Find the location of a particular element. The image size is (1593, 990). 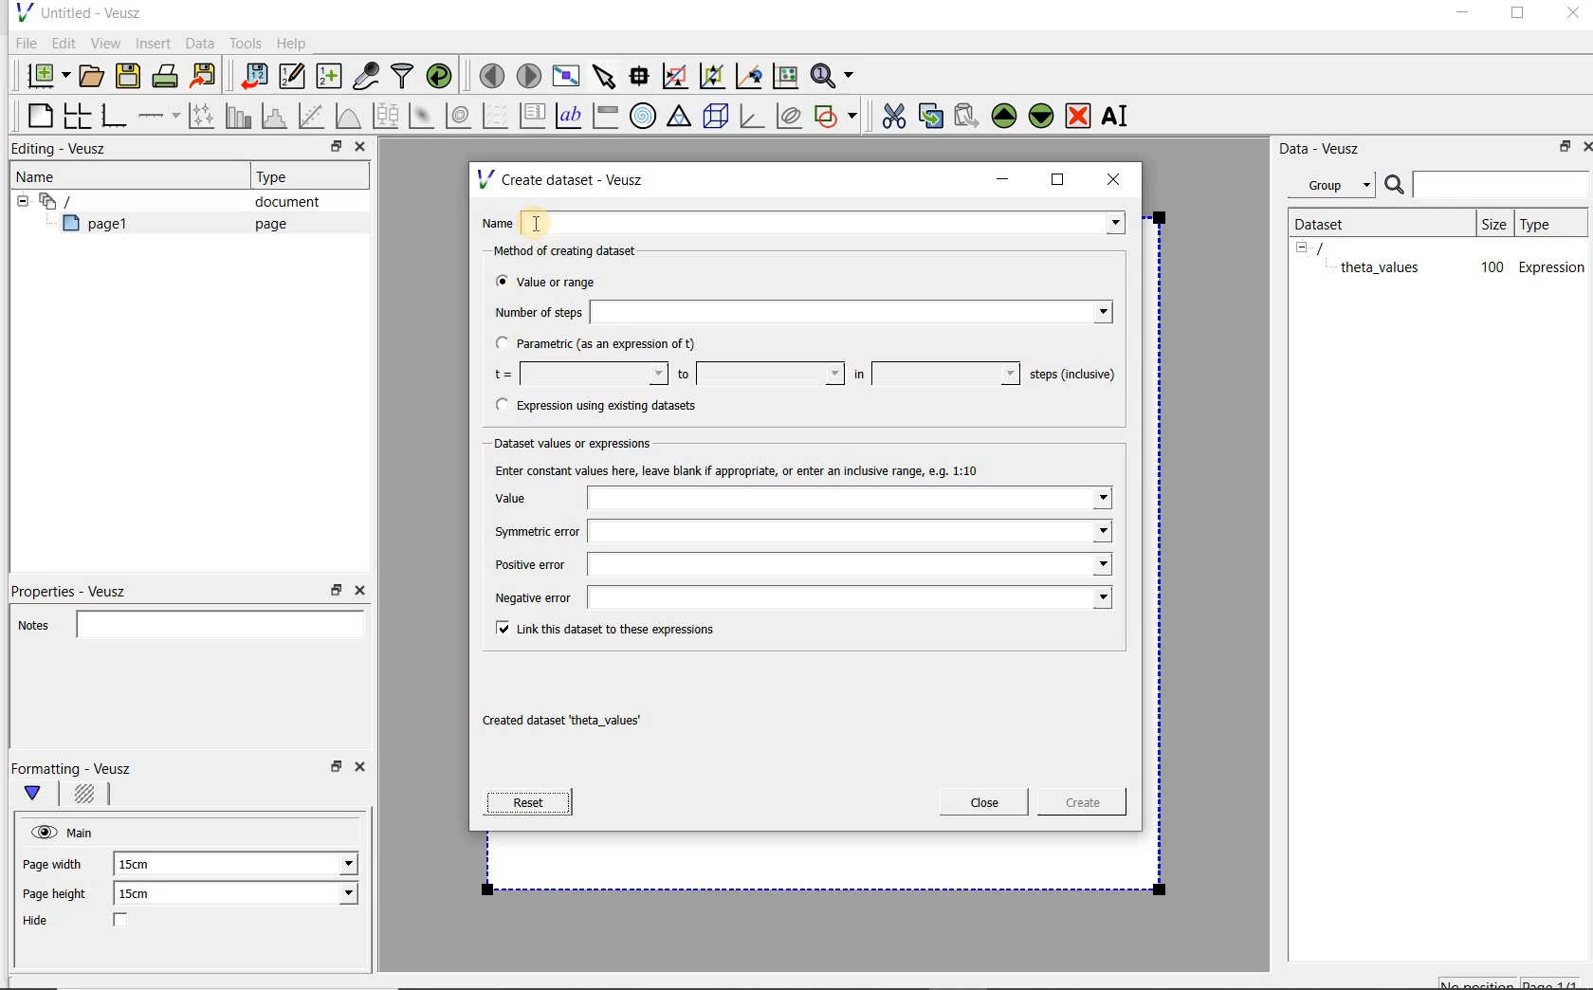

plot a 2d dataset as an image is located at coordinates (424, 117).